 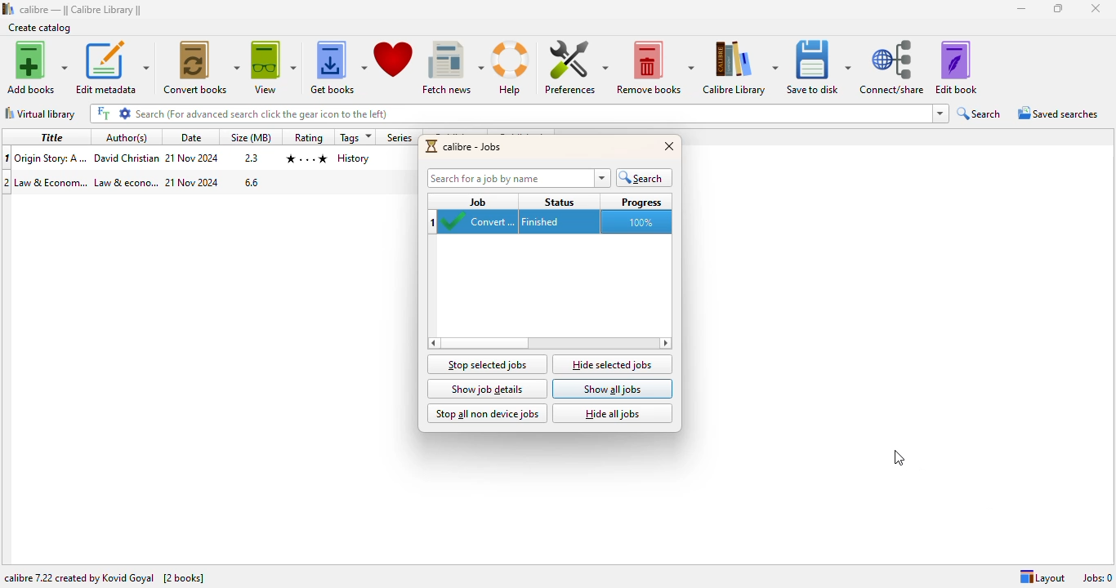 I want to click on settings, so click(x=123, y=113).